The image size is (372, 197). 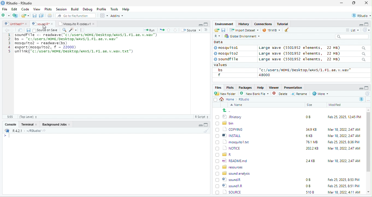 I want to click on (Top Level) +, so click(x=28, y=117).